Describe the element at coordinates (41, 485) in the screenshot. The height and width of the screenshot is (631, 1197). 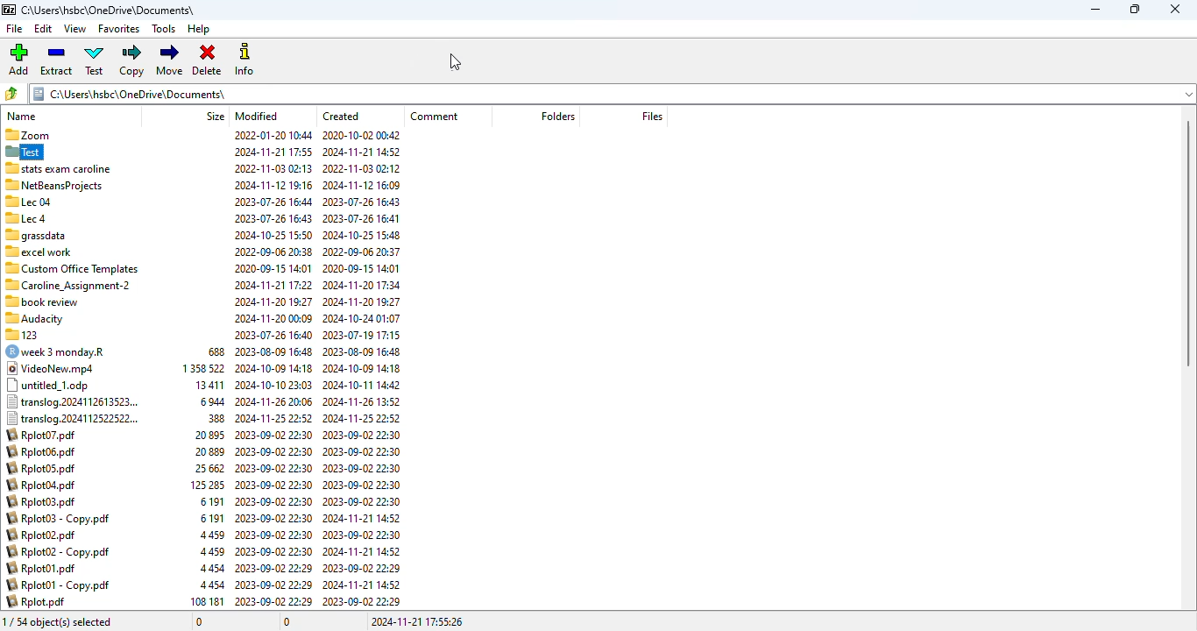
I see `Rplot04.pdf` at that location.